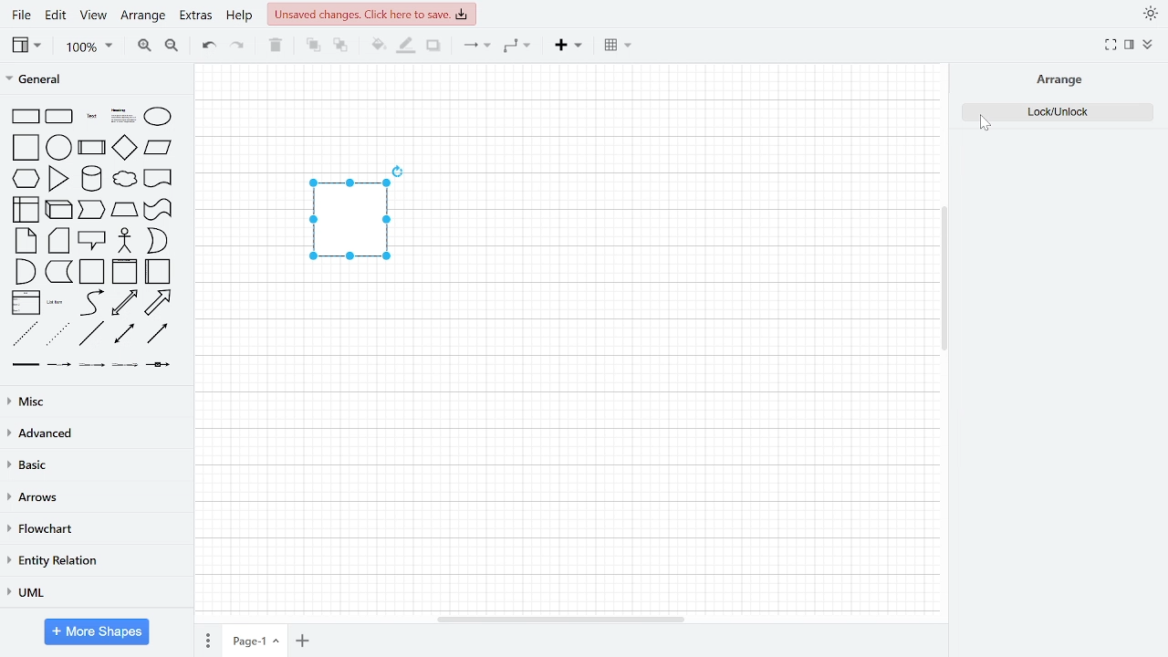 This screenshot has width=1168, height=657. I want to click on arrows, so click(93, 497).